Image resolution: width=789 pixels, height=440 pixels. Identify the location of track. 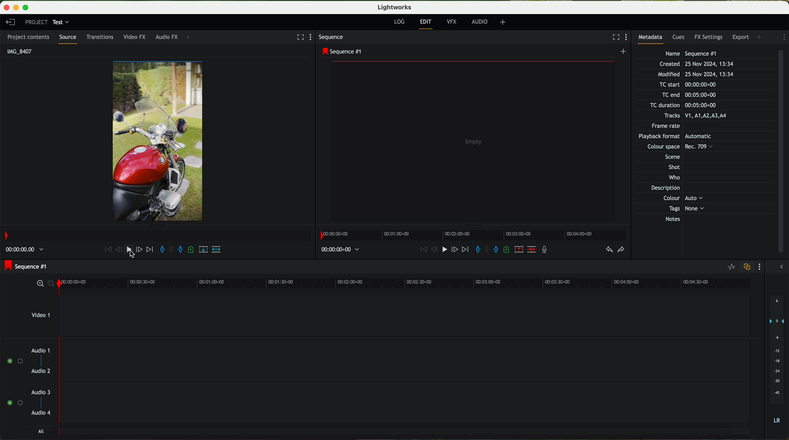
(406, 359).